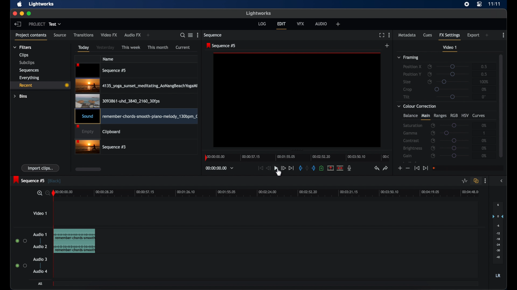 The image size is (517, 290). I want to click on jump to start, so click(417, 168).